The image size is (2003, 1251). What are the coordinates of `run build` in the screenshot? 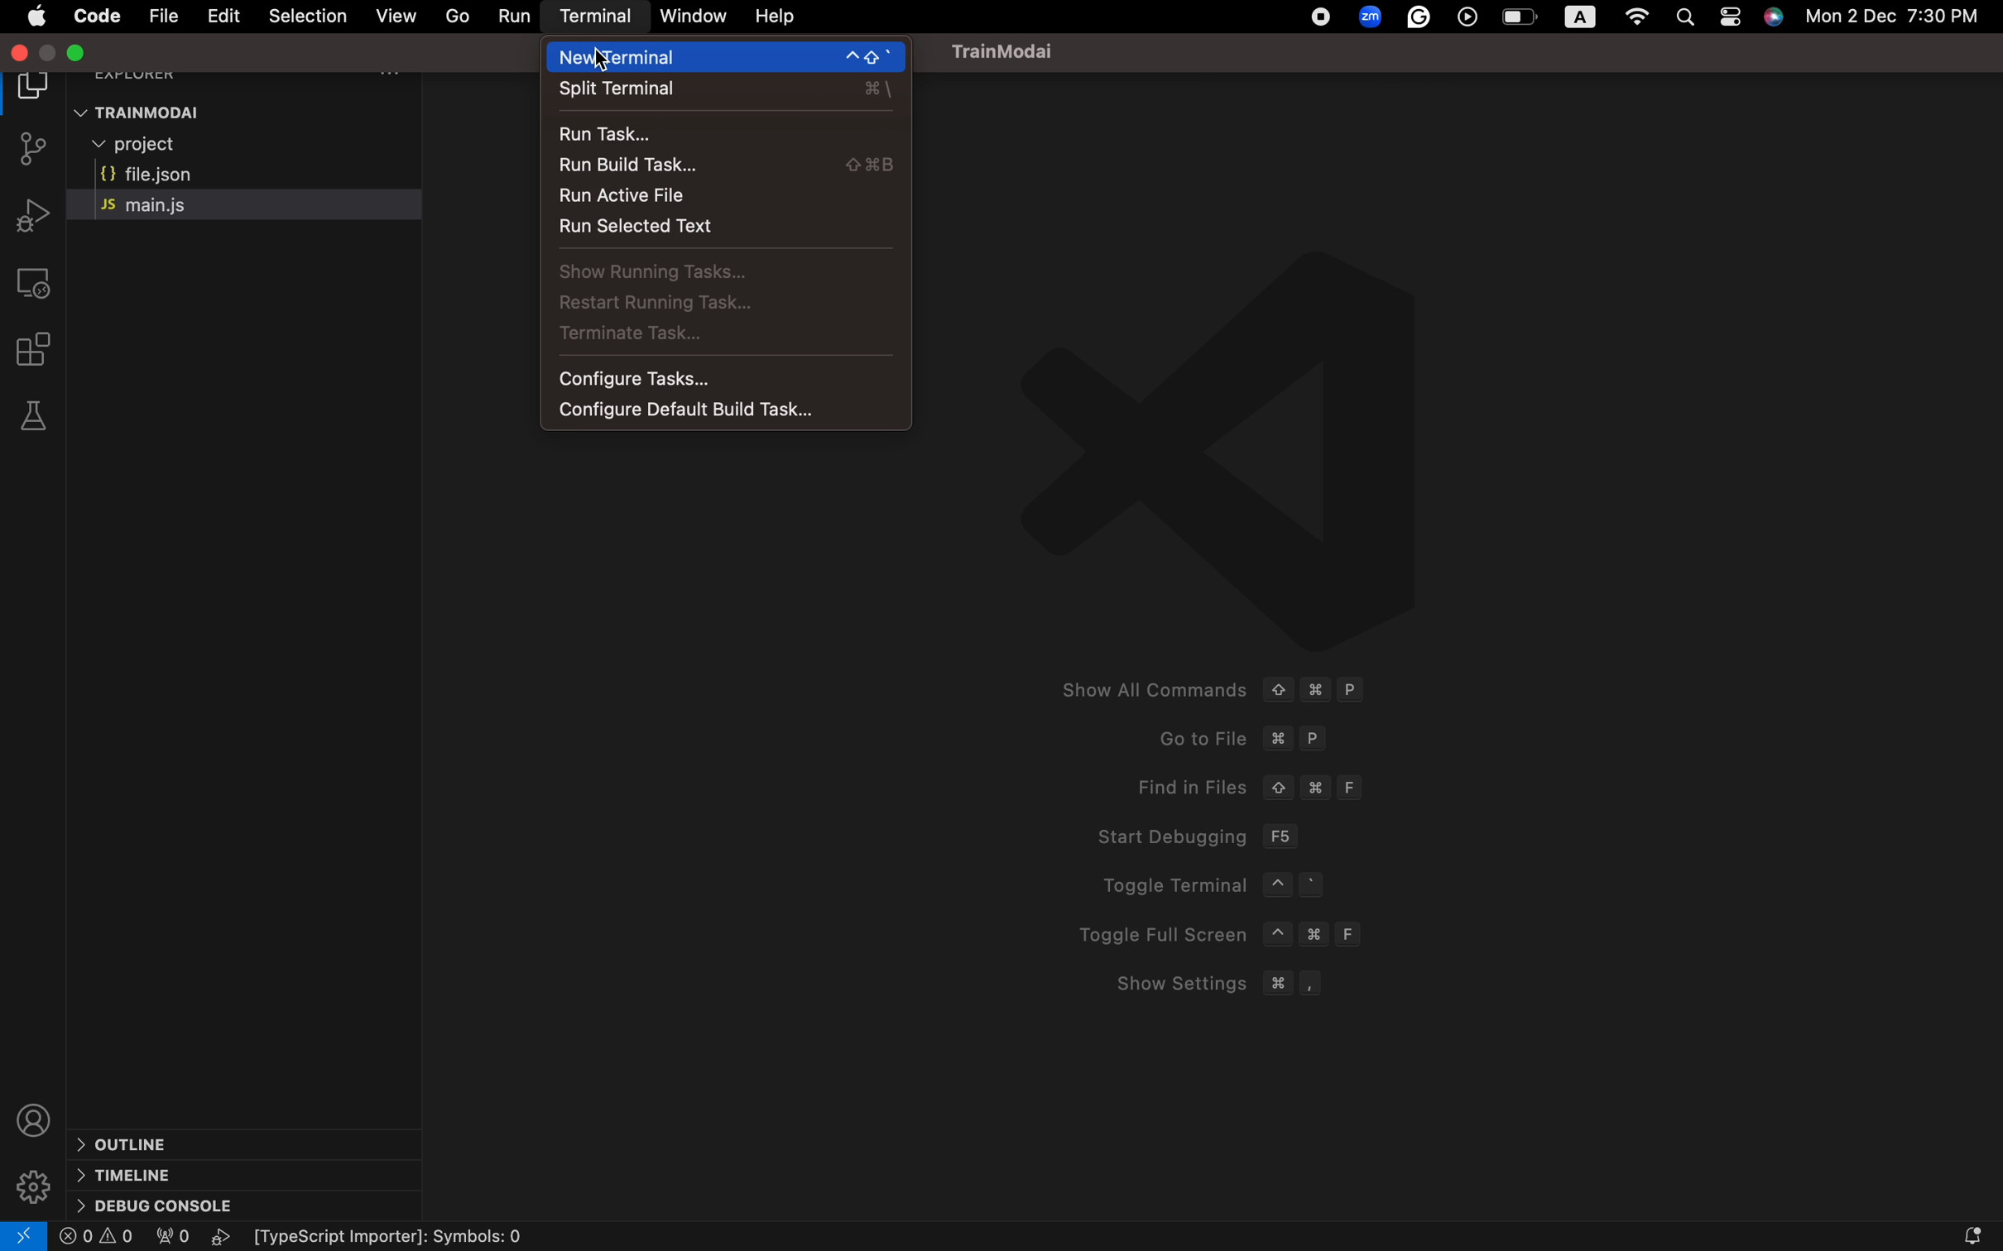 It's located at (720, 168).